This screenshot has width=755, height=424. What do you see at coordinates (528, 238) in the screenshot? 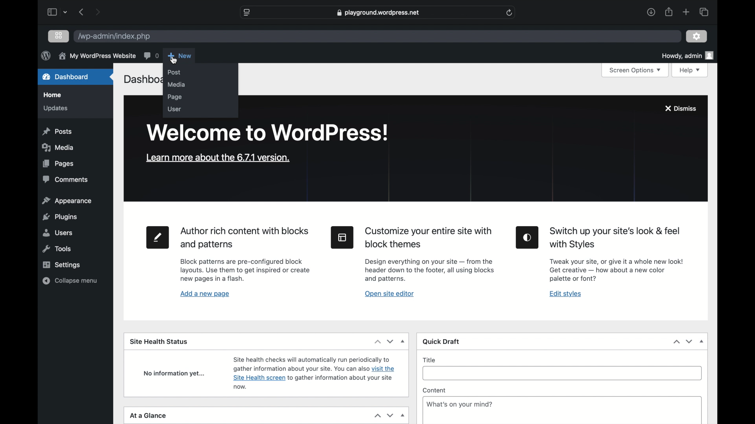
I see `edit styles` at bounding box center [528, 238].